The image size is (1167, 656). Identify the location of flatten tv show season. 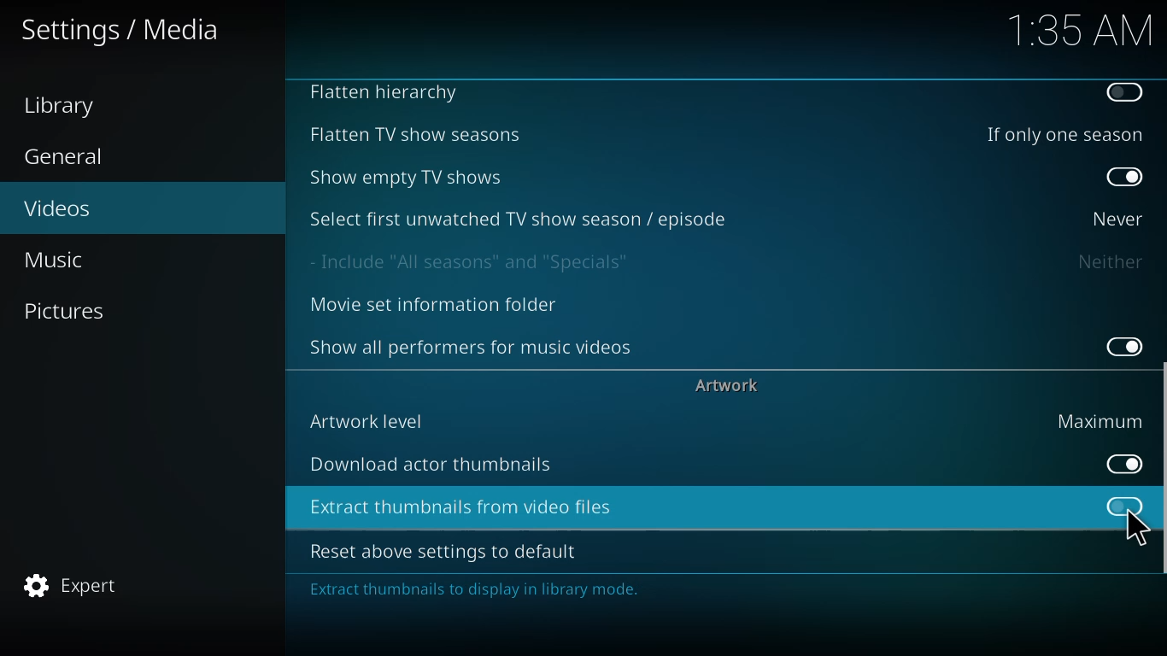
(413, 134).